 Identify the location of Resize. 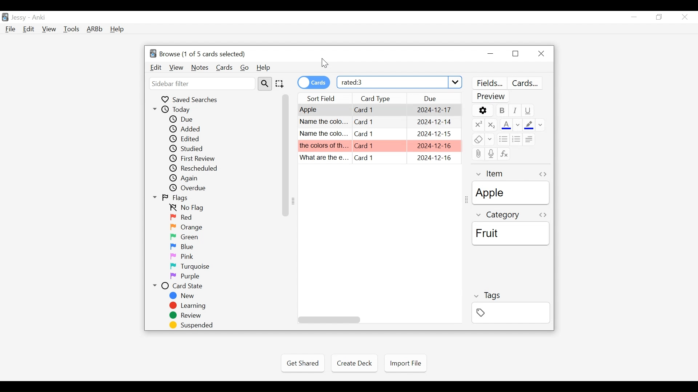
(296, 200).